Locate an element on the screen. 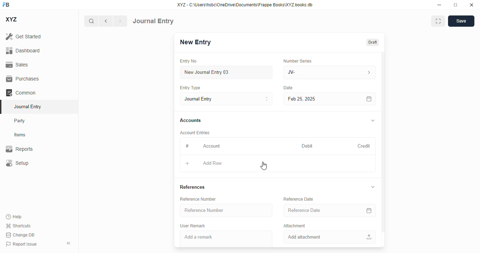 This screenshot has height=253, width=480. entry type is located at coordinates (189, 87).